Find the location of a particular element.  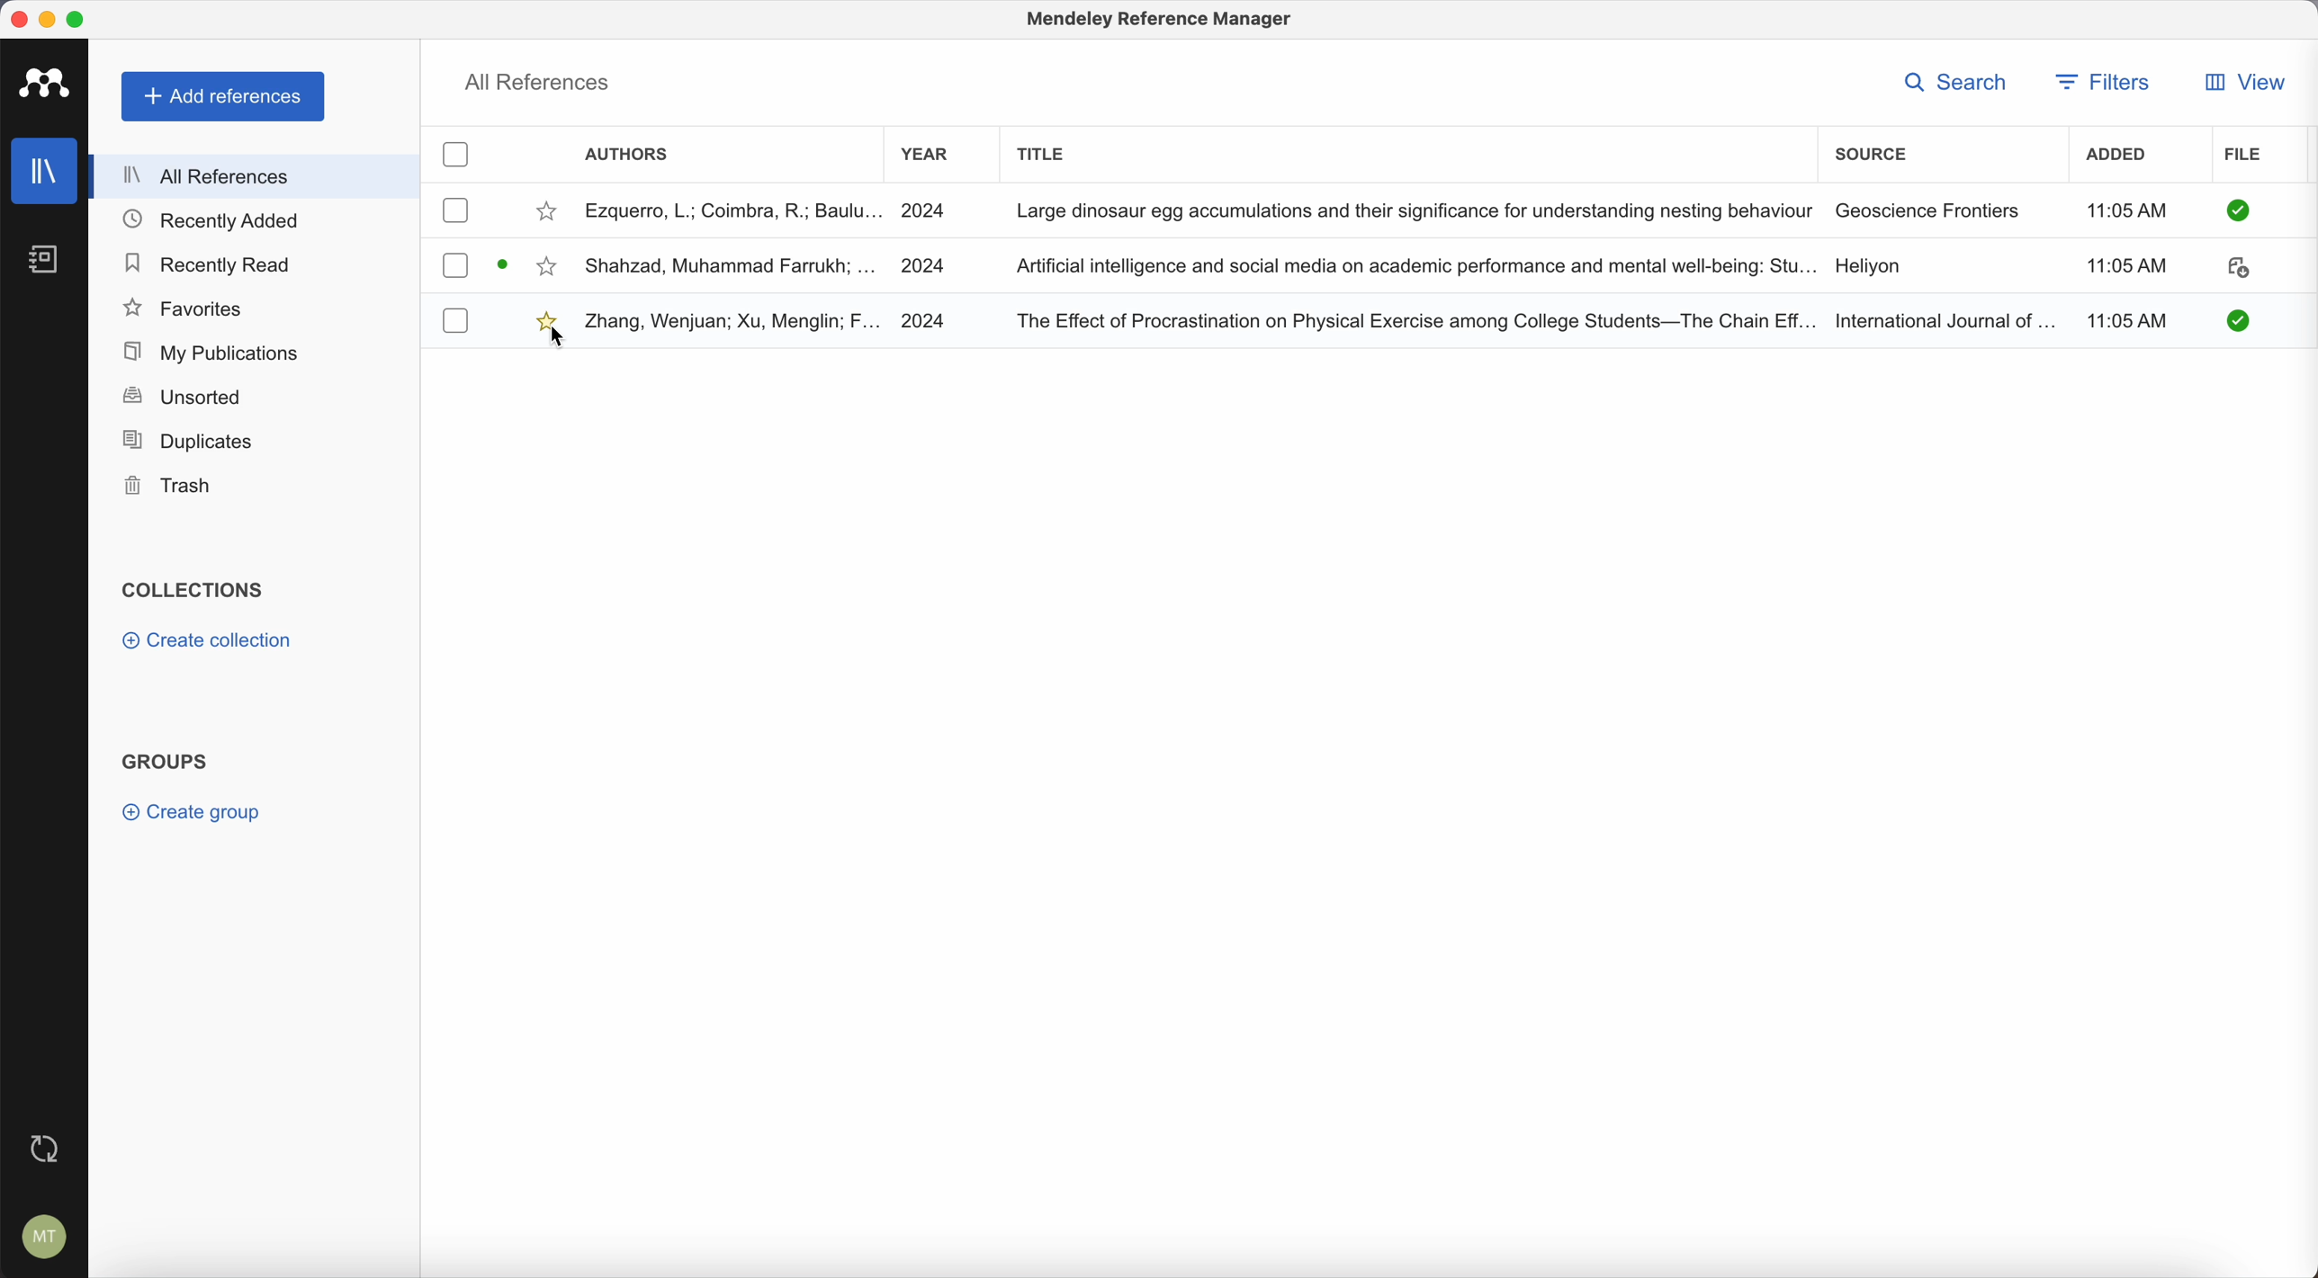

search is located at coordinates (1954, 81).